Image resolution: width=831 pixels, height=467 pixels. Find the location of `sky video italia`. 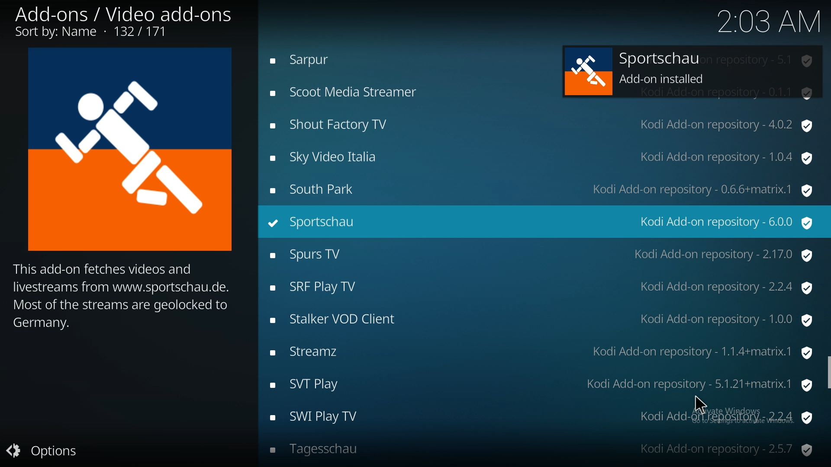

sky video italia is located at coordinates (544, 156).